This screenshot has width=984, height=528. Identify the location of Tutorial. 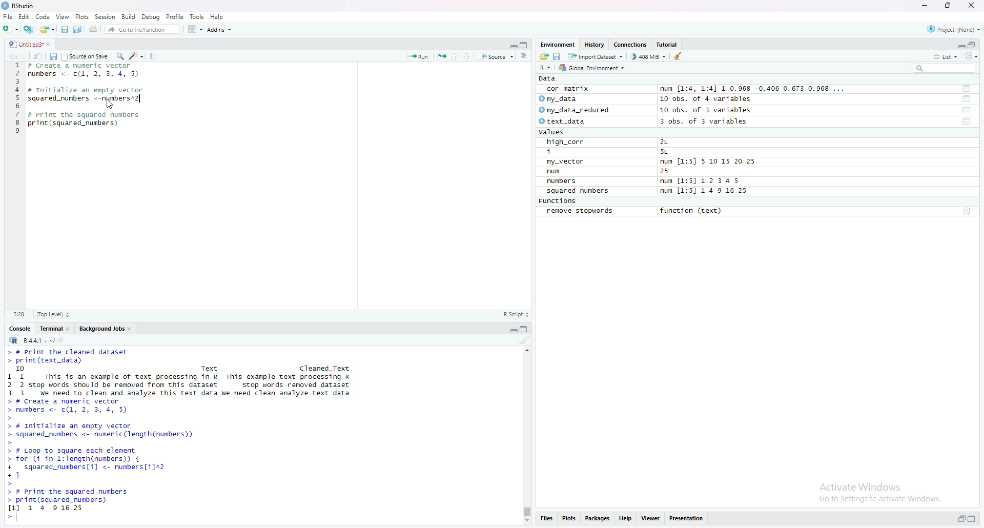
(669, 45).